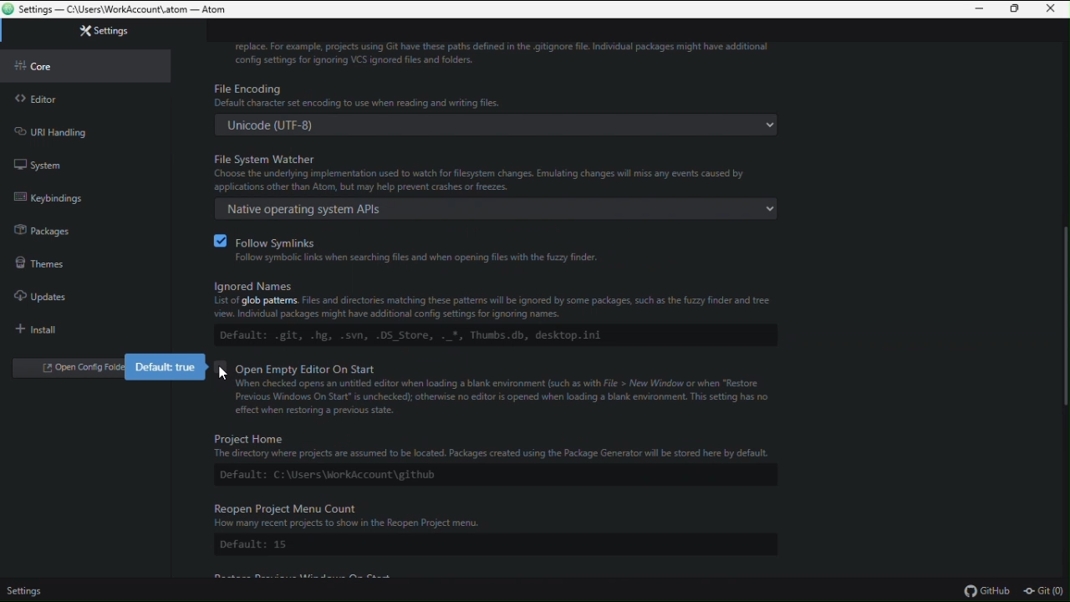 This screenshot has width=1070, height=602. I want to click on close, so click(1049, 9).